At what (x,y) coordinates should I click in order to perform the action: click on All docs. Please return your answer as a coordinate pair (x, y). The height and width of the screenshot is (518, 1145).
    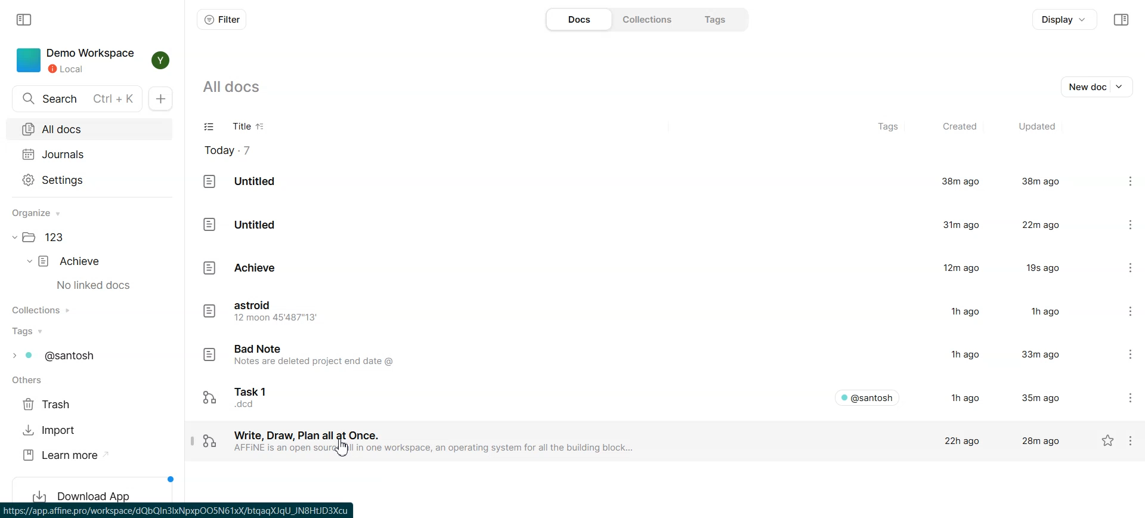
    Looking at the image, I should click on (89, 129).